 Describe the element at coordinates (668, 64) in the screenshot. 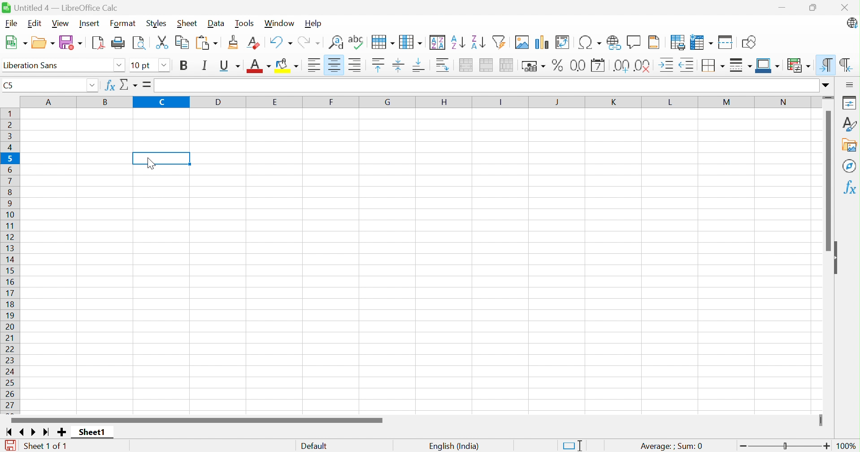

I see `Increase Indent` at that location.